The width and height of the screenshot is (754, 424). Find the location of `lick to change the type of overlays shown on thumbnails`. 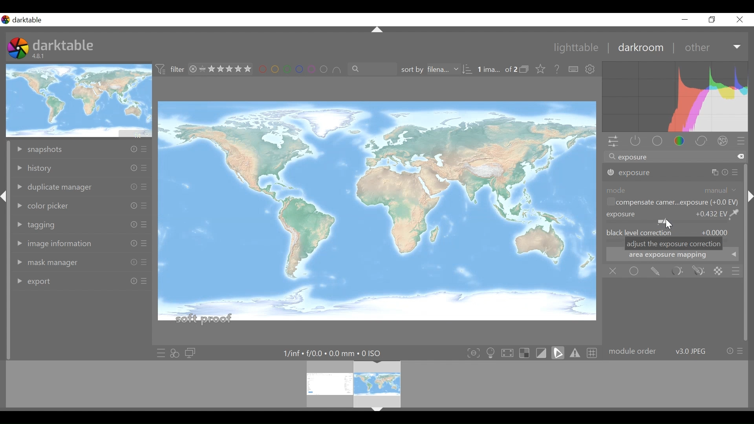

lick to change the type of overlays shown on thumbnails is located at coordinates (541, 69).